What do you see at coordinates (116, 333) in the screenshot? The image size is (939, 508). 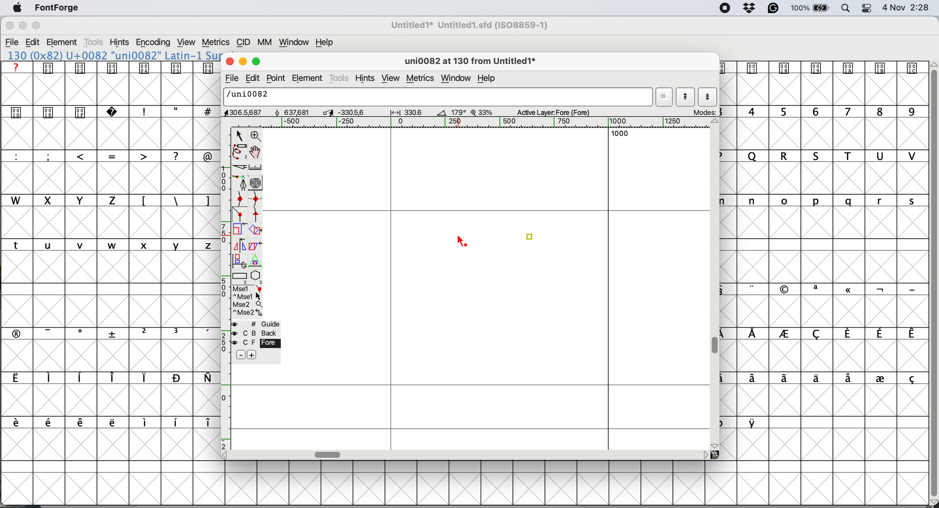 I see `symbols` at bounding box center [116, 333].